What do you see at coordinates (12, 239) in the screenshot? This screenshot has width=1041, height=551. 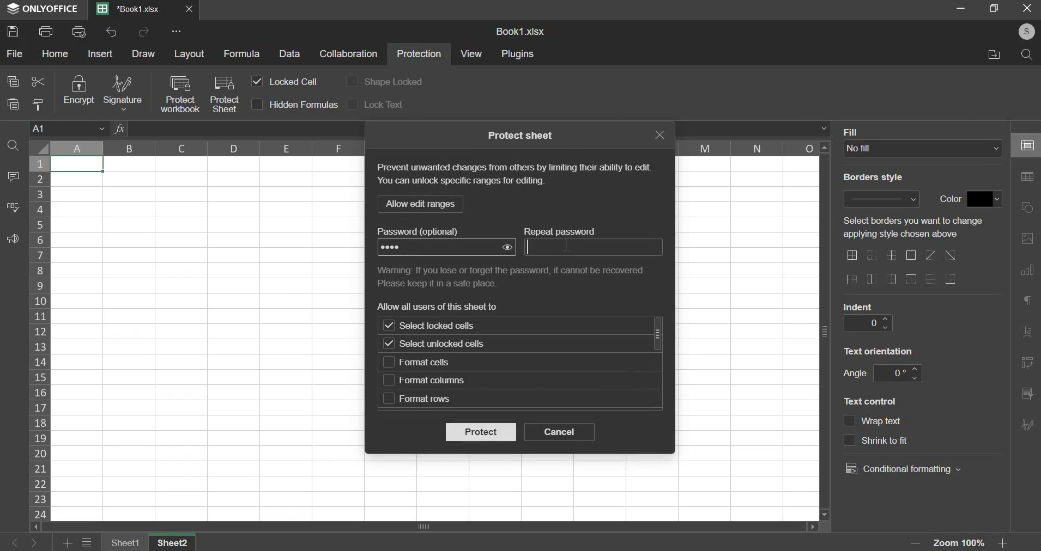 I see `feedback` at bounding box center [12, 239].